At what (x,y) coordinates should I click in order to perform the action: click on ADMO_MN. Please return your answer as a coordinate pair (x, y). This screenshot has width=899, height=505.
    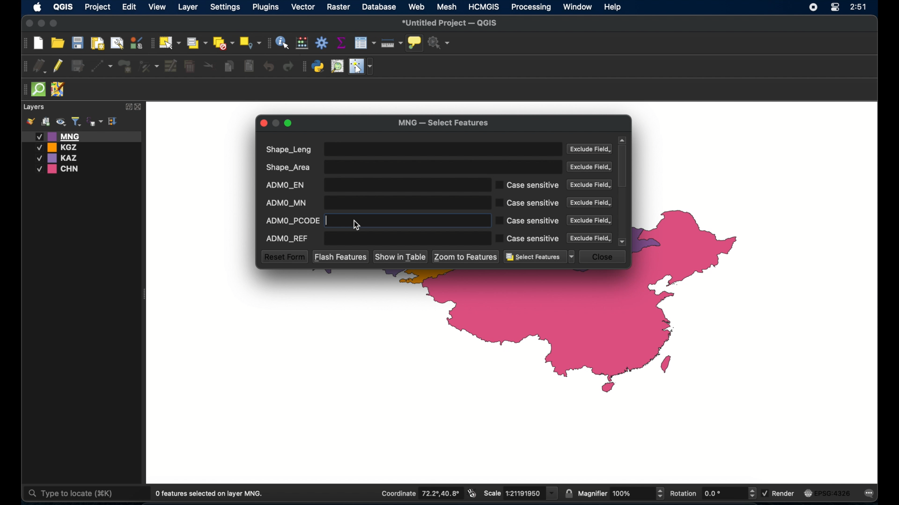
    Looking at the image, I should click on (374, 202).